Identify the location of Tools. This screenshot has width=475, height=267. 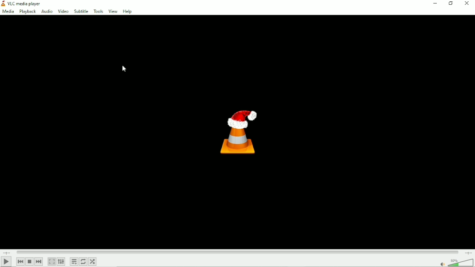
(98, 11).